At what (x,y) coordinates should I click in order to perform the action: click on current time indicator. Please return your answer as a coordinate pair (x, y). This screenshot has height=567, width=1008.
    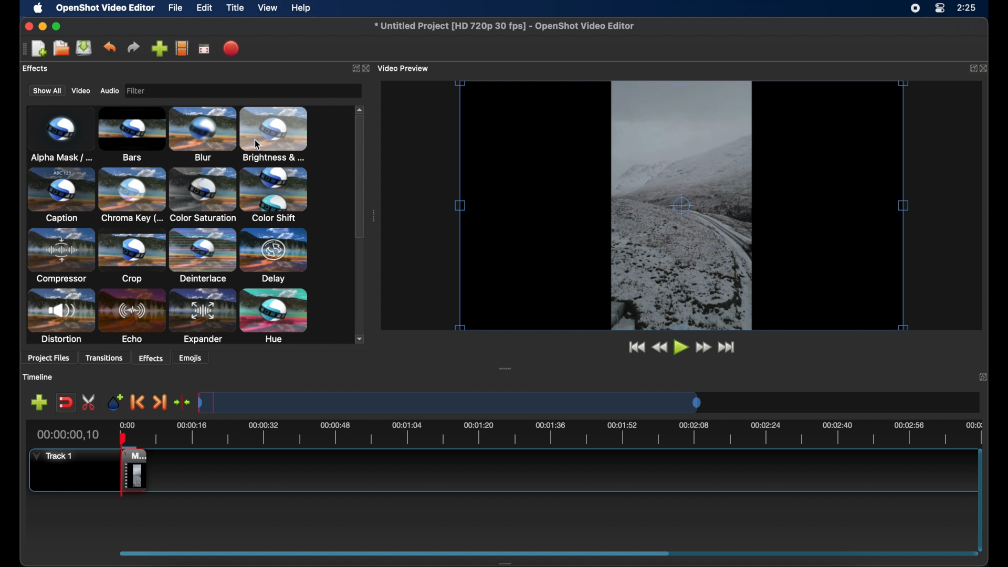
    Looking at the image, I should click on (67, 435).